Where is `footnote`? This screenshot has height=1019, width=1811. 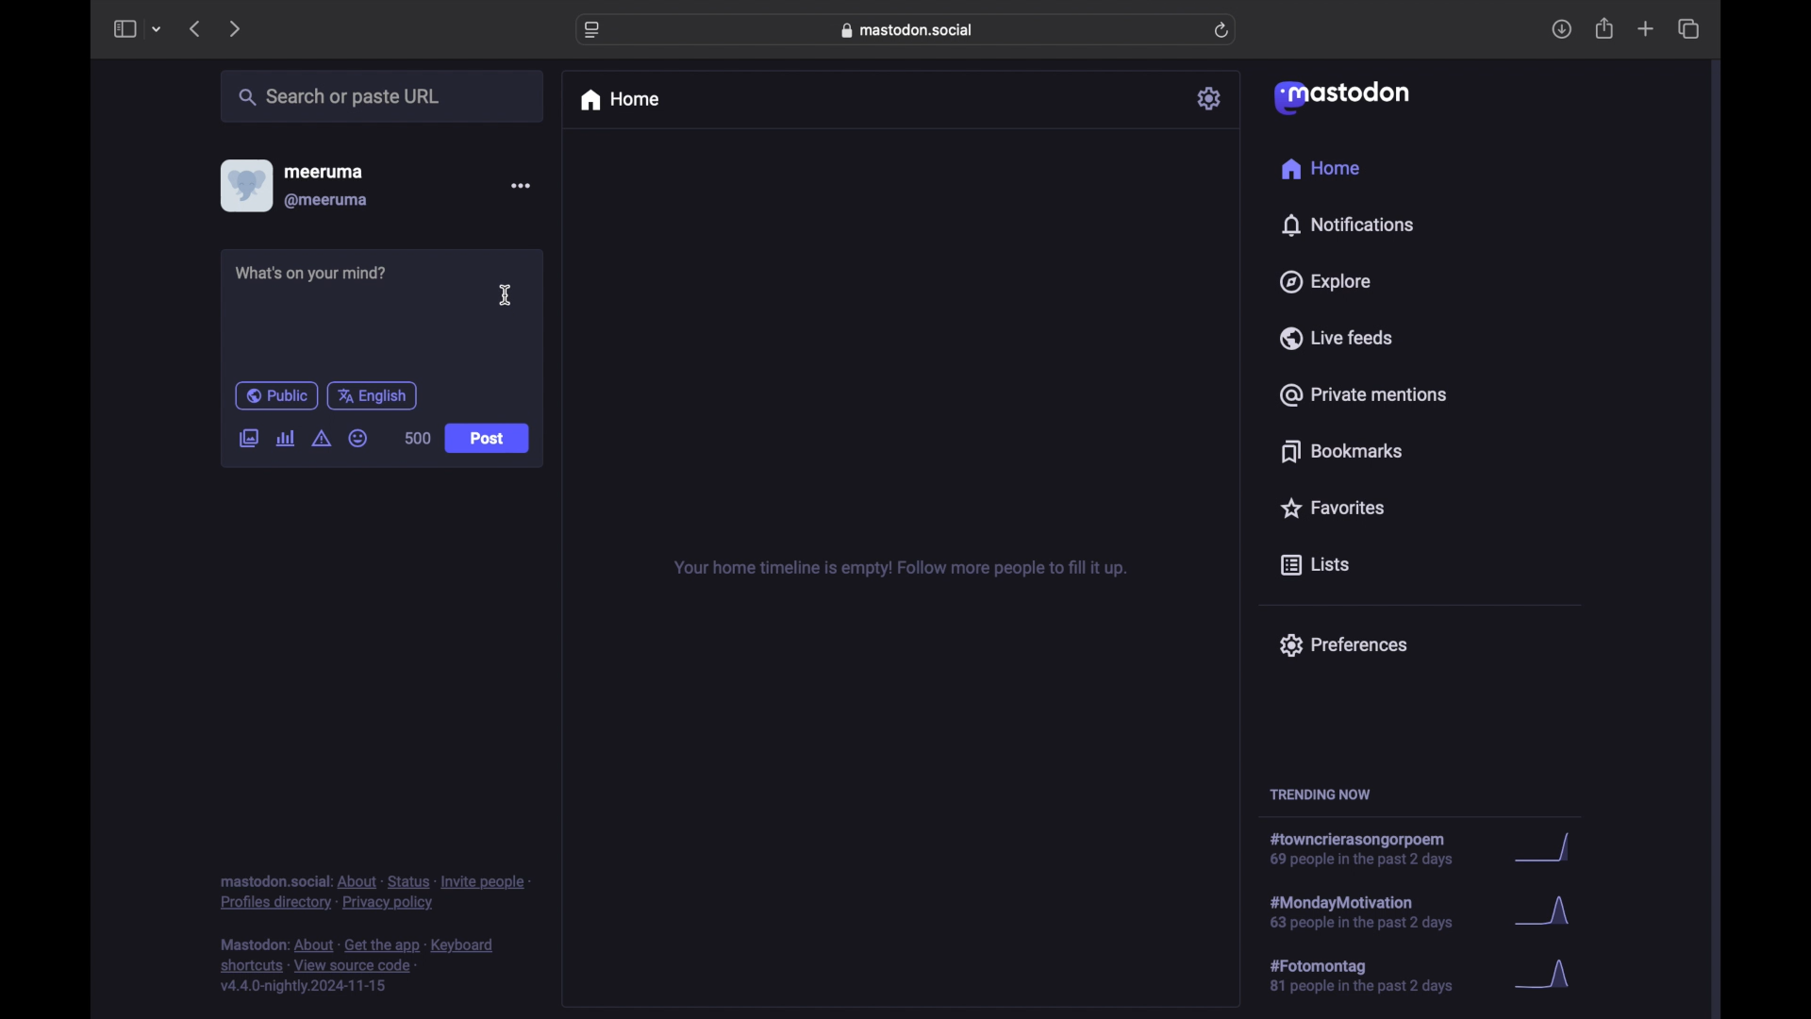 footnote is located at coordinates (375, 892).